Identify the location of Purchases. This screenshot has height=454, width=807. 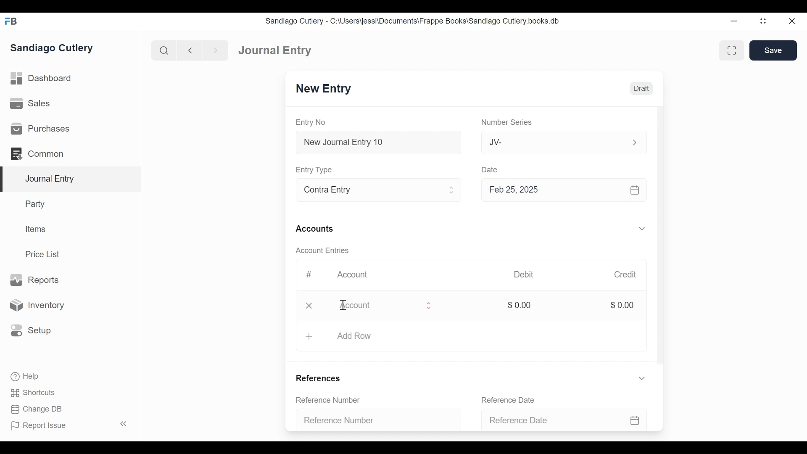
(40, 129).